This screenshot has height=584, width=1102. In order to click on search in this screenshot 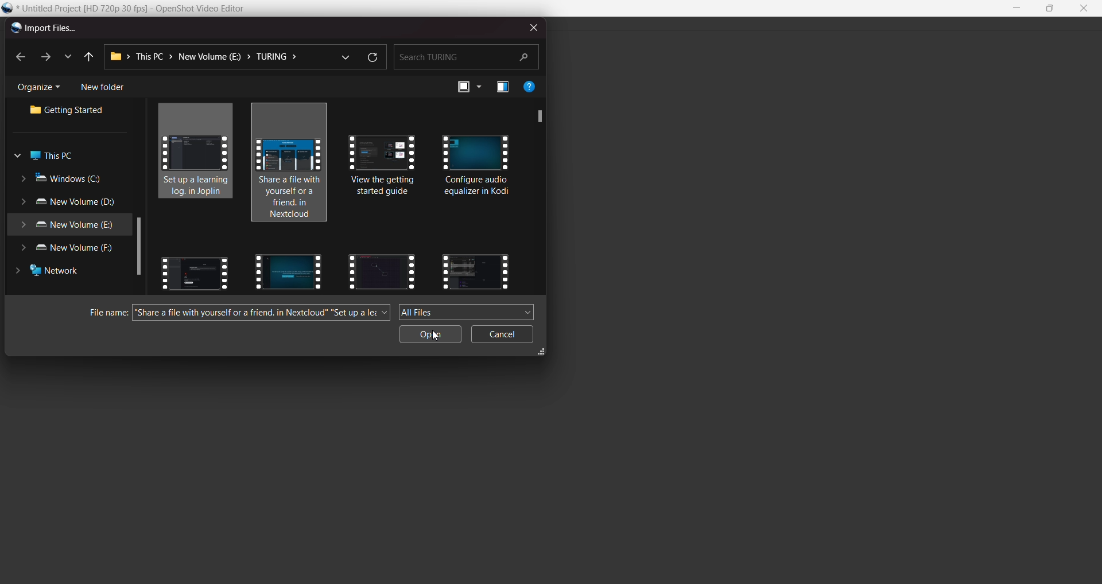, I will do `click(465, 56)`.